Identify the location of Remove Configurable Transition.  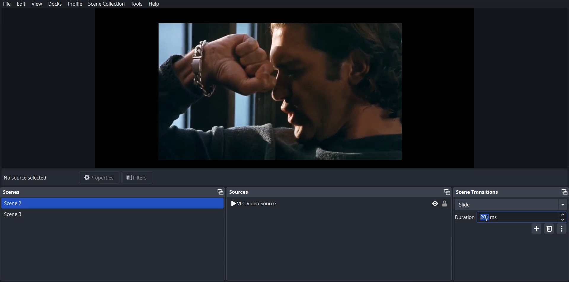
(550, 228).